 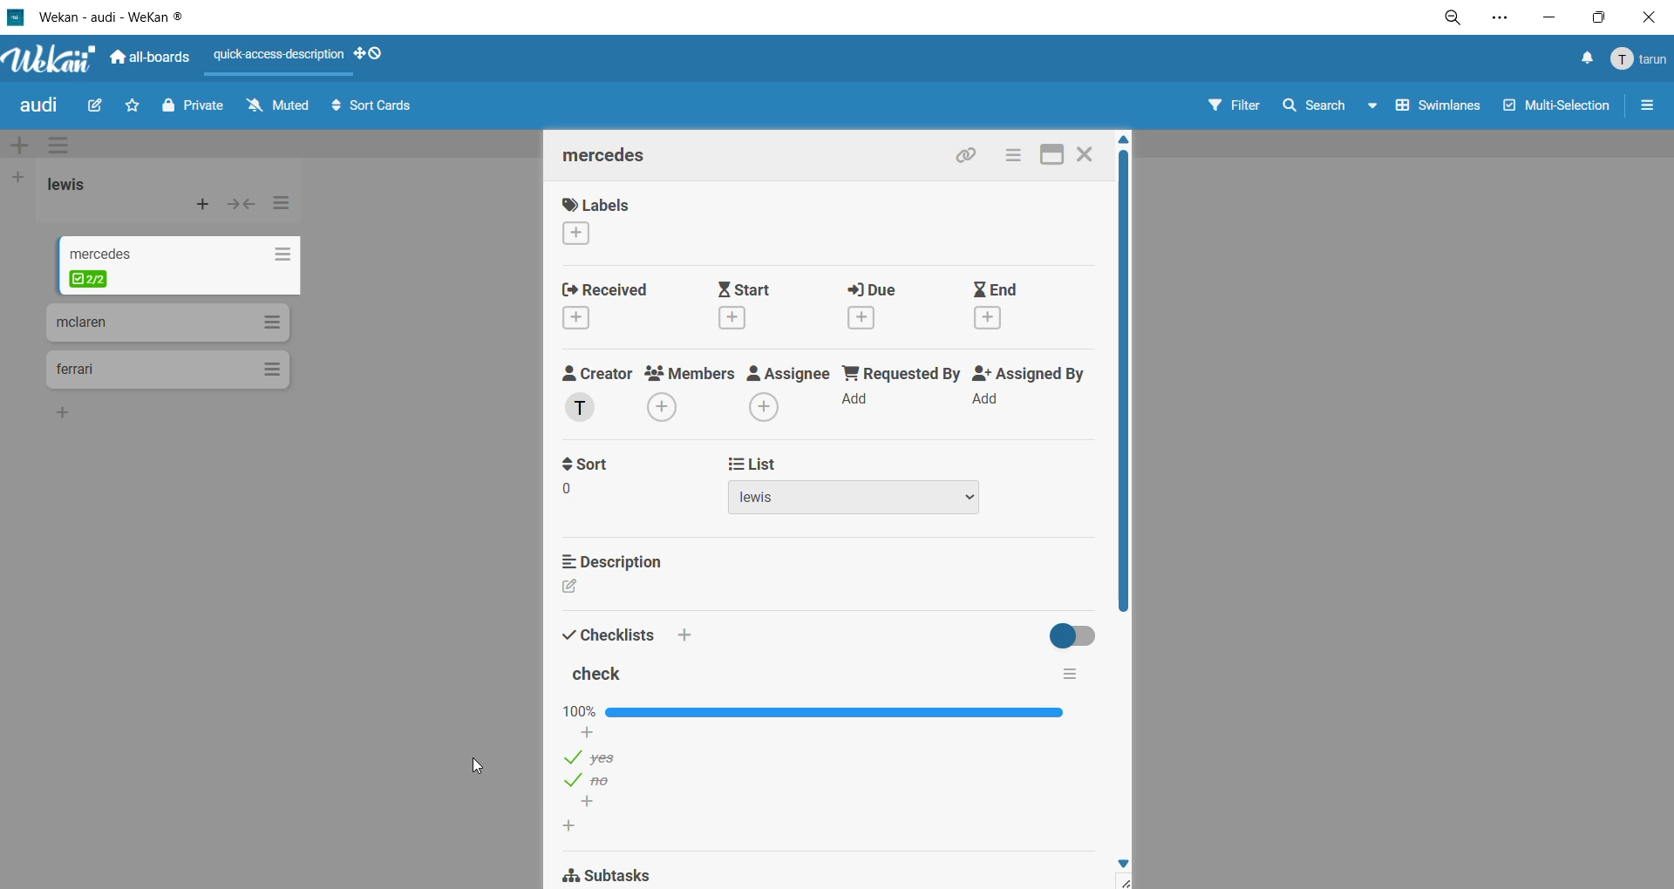 I want to click on add, so click(x=575, y=826).